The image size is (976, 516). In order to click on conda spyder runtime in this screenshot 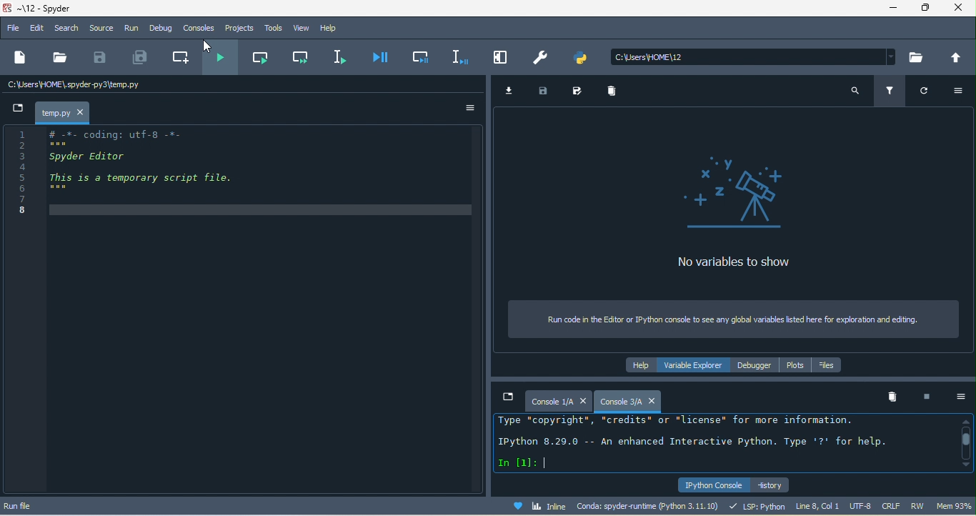, I will do `click(650, 505)`.